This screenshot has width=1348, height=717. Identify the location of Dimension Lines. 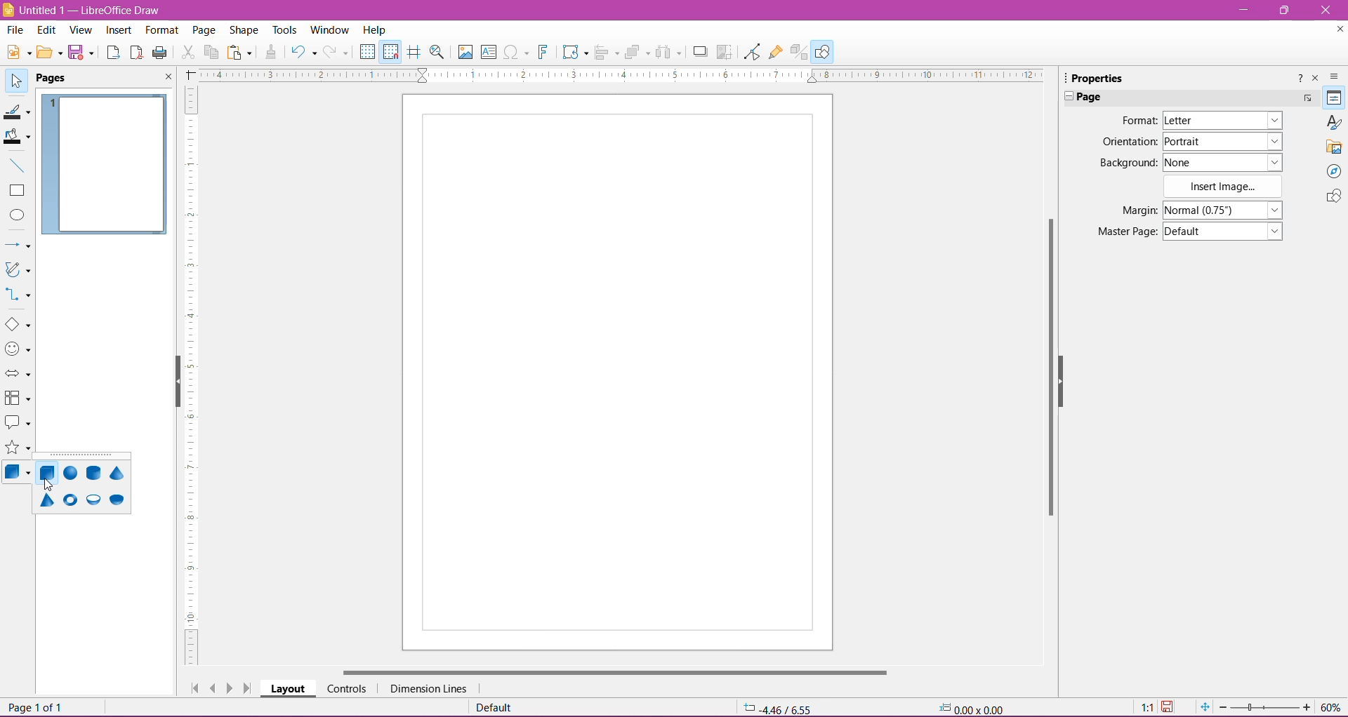
(430, 689).